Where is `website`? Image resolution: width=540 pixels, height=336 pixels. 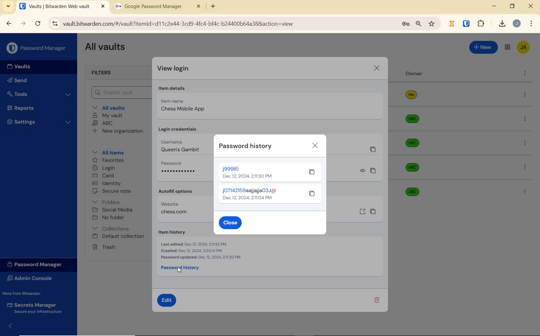
website is located at coordinates (176, 204).